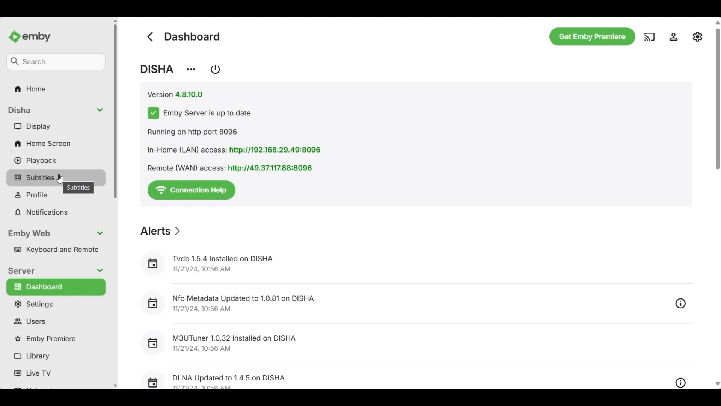 The height and width of the screenshot is (406, 721). What do you see at coordinates (649, 36) in the screenshot?
I see `` at bounding box center [649, 36].